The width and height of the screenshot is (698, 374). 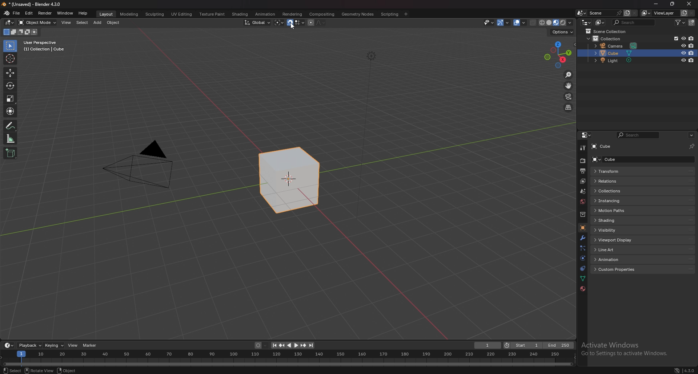 I want to click on disable in renders, so click(x=691, y=45).